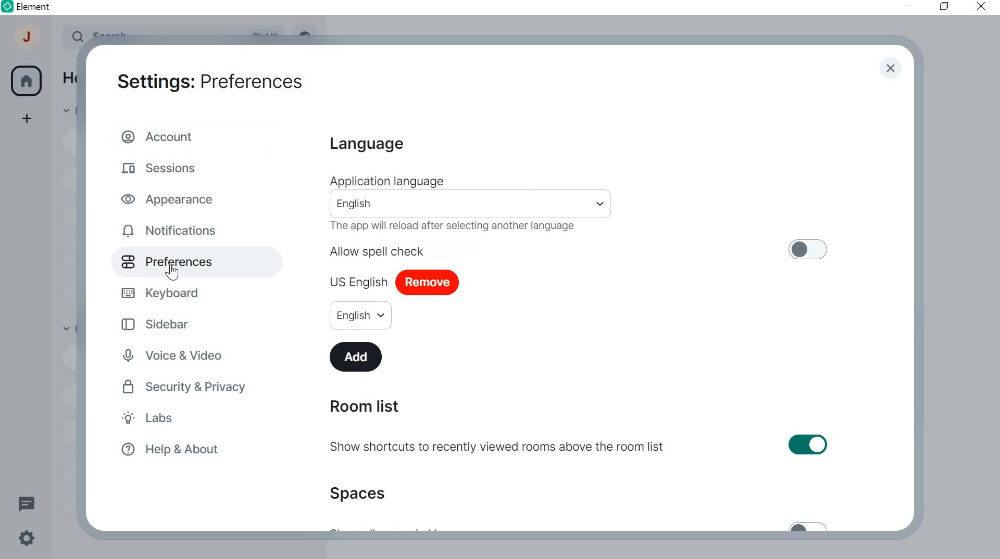 This screenshot has height=559, width=1000. I want to click on SECURITY & PRIVACY, so click(186, 387).